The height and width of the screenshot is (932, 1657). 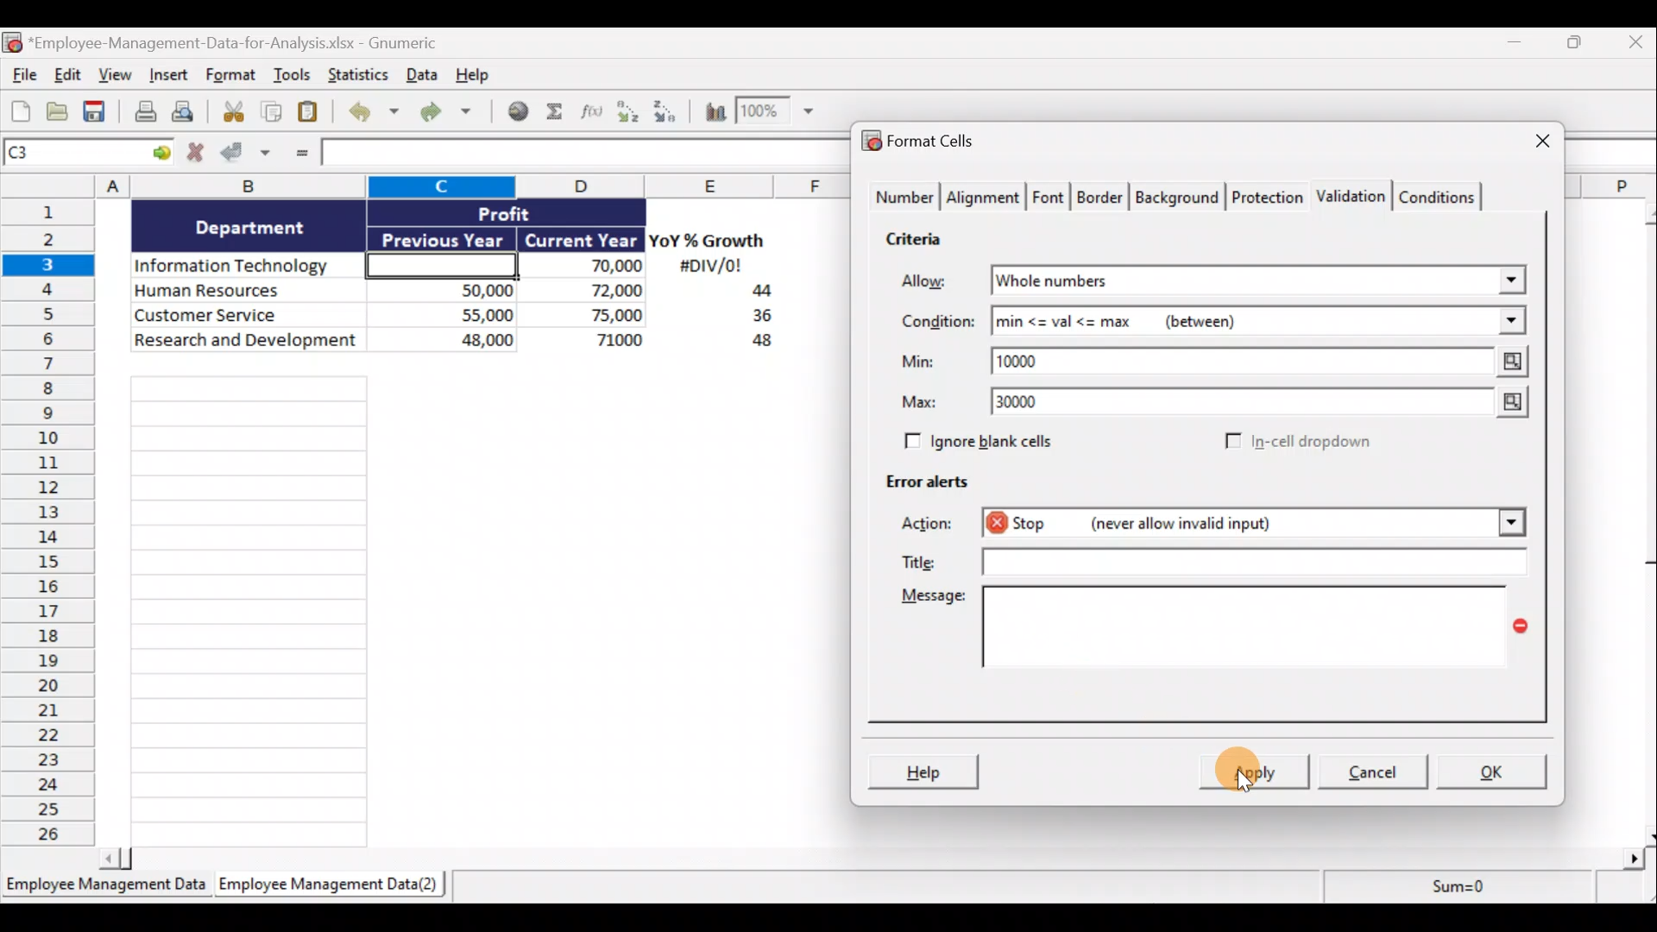 What do you see at coordinates (1181, 198) in the screenshot?
I see `Background` at bounding box center [1181, 198].